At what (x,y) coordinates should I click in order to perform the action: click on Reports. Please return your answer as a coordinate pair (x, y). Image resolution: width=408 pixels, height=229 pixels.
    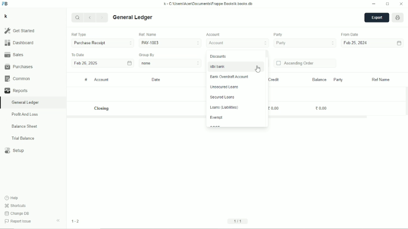
    Looking at the image, I should click on (16, 91).